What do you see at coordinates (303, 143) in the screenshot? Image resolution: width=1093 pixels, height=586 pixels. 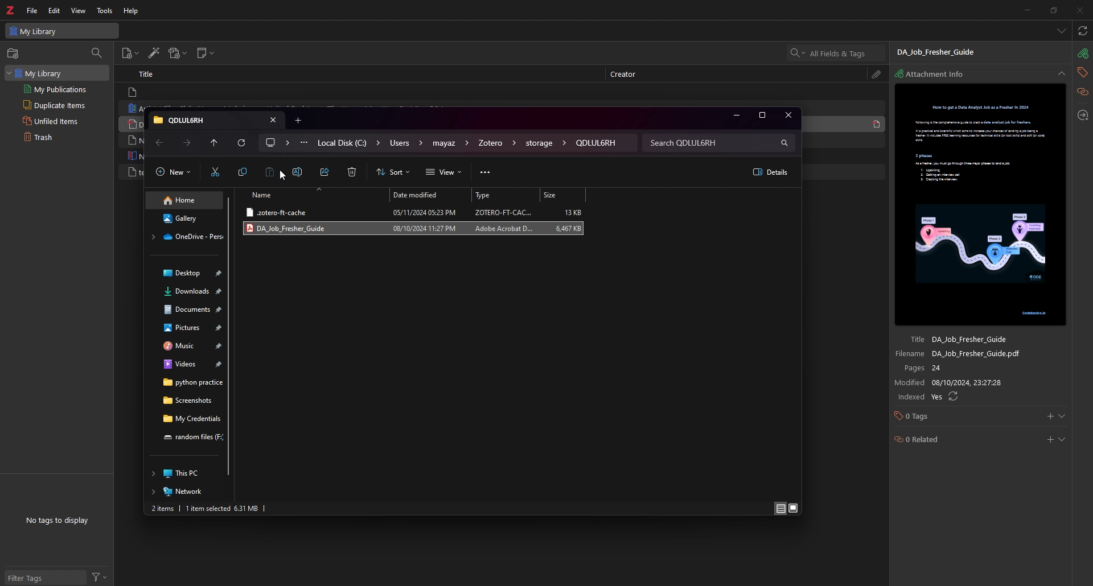 I see `More` at bounding box center [303, 143].